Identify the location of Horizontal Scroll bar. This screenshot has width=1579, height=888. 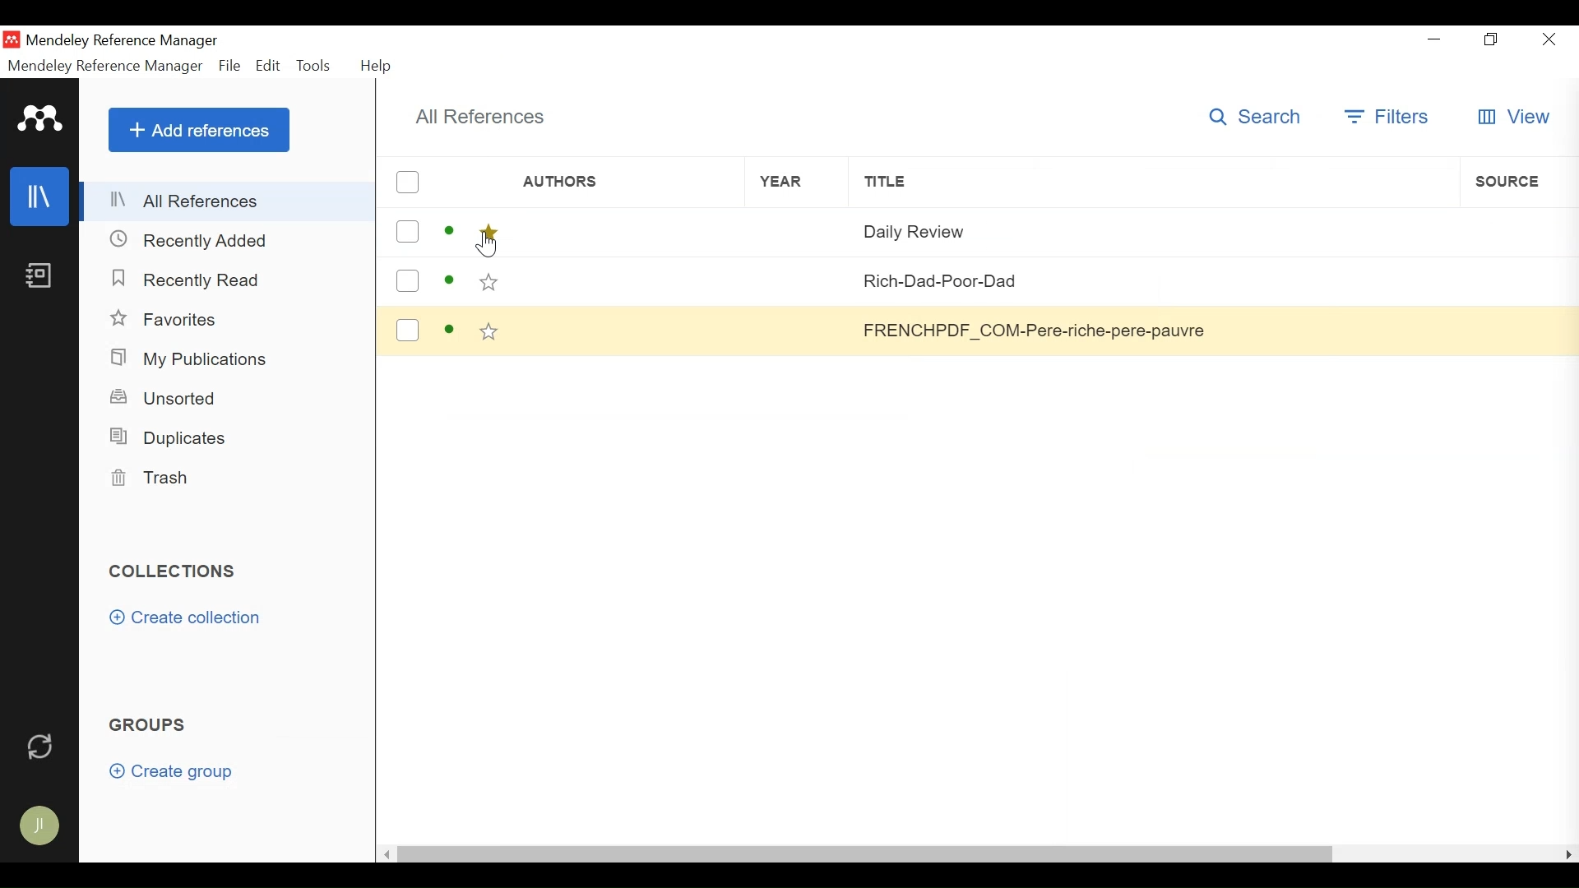
(864, 854).